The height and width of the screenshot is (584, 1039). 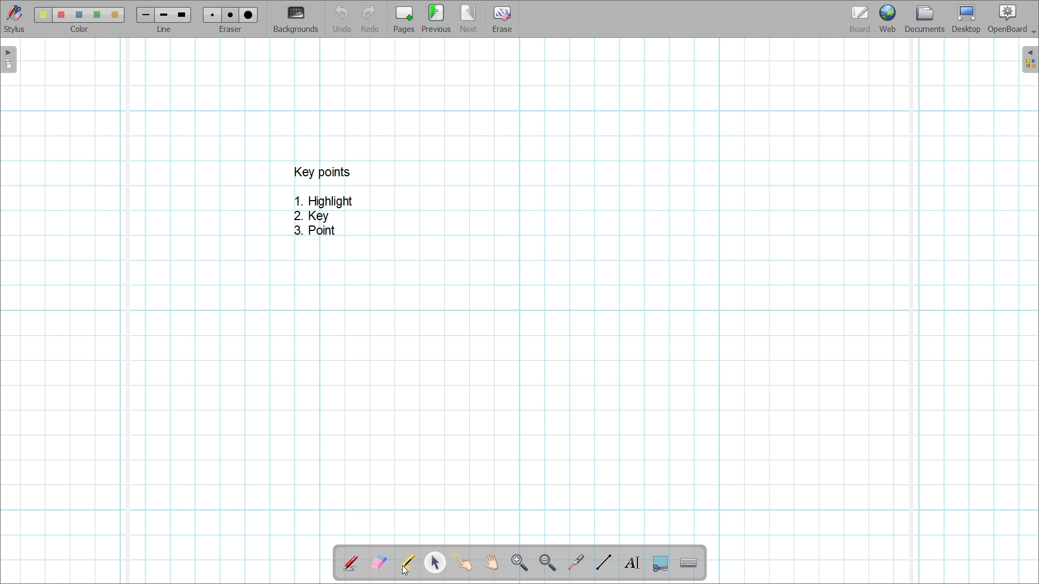 What do you see at coordinates (404, 19) in the screenshot?
I see `Add page` at bounding box center [404, 19].